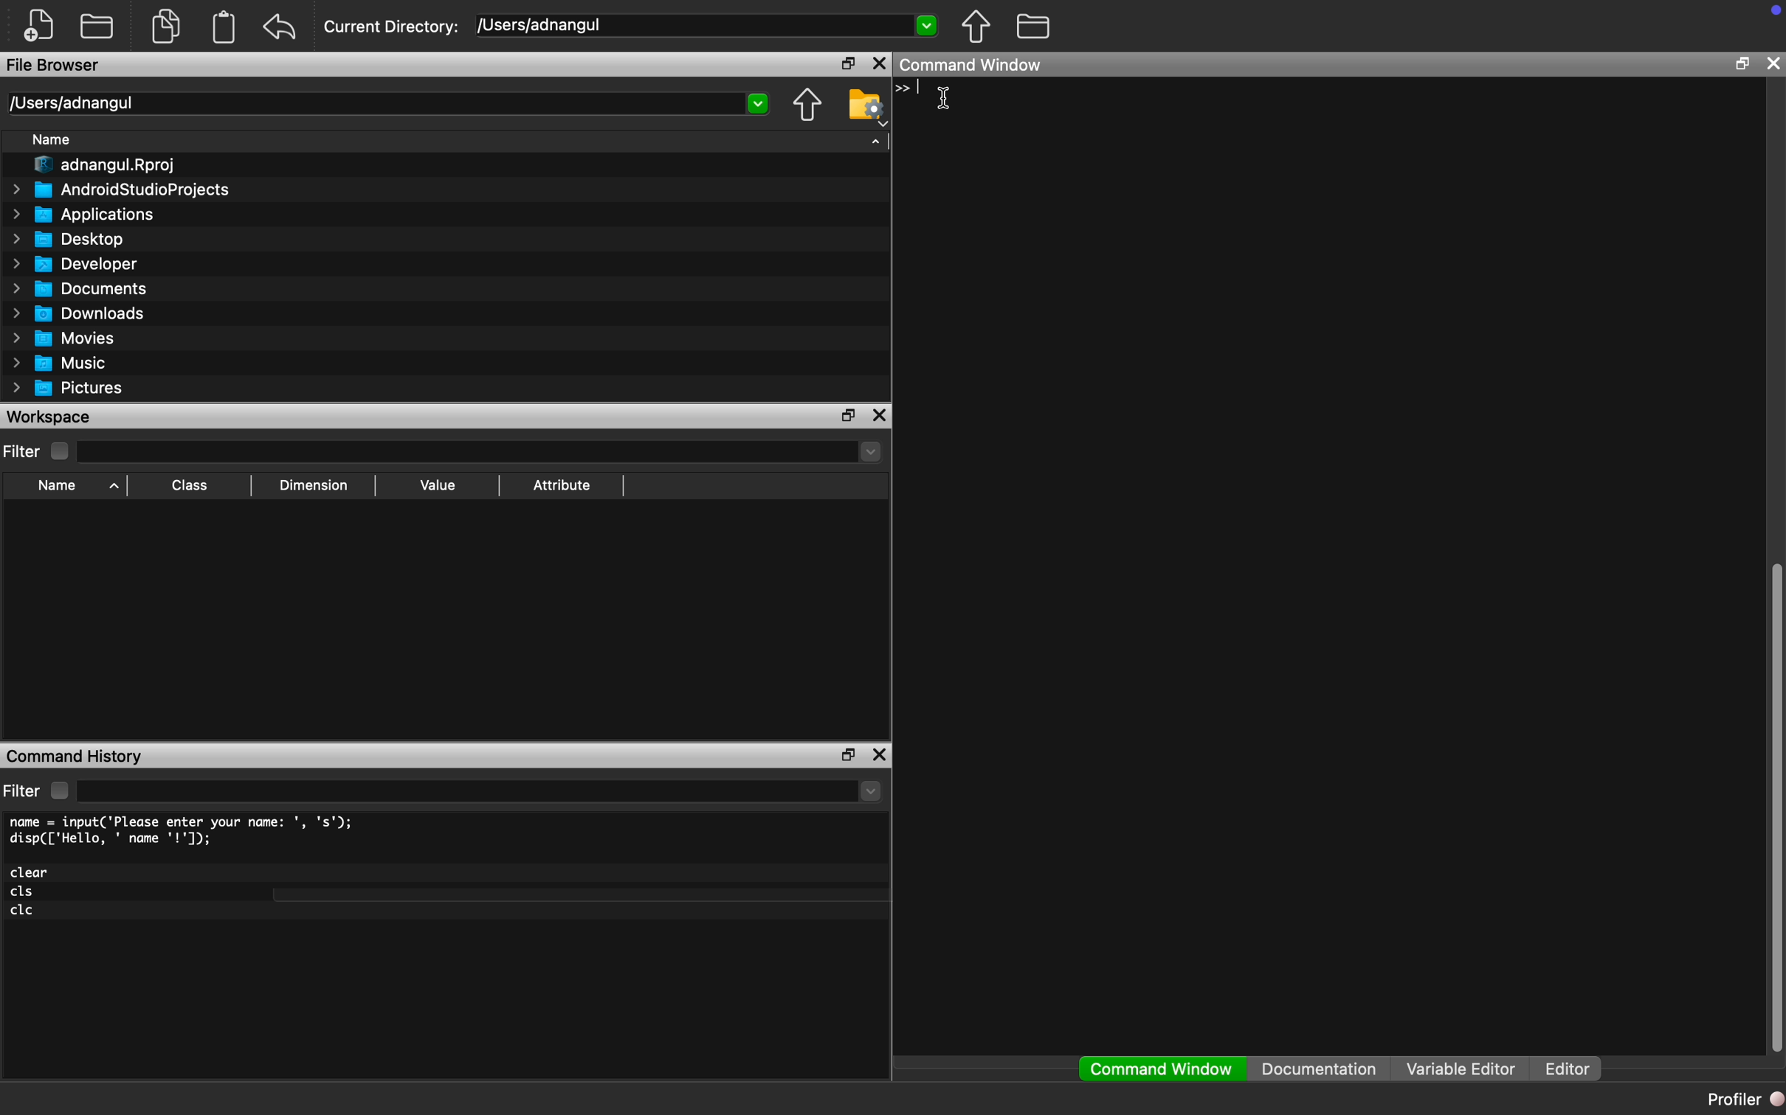 The height and width of the screenshot is (1115, 1786). Describe the element at coordinates (39, 791) in the screenshot. I see `Filter` at that location.